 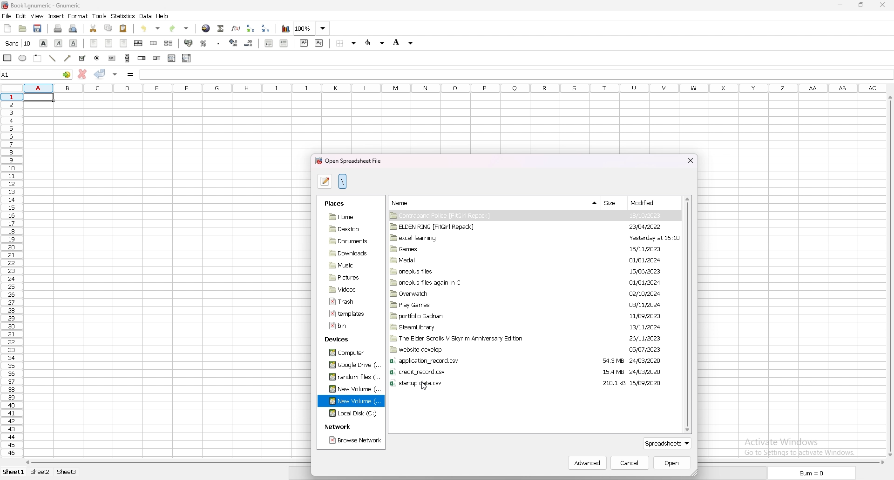 What do you see at coordinates (12, 276) in the screenshot?
I see `rows` at bounding box center [12, 276].